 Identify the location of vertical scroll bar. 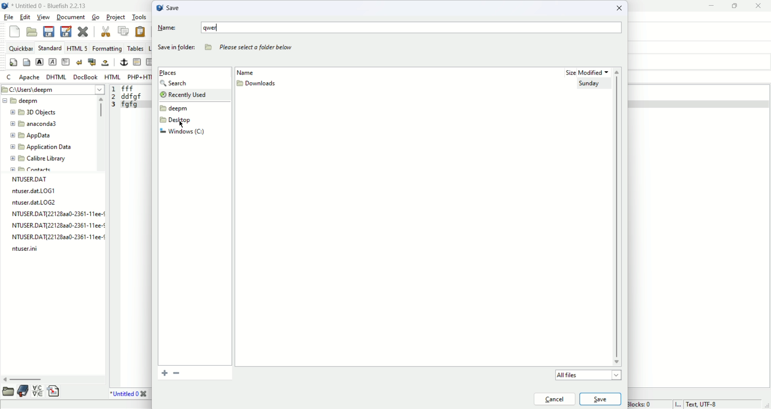
(99, 132).